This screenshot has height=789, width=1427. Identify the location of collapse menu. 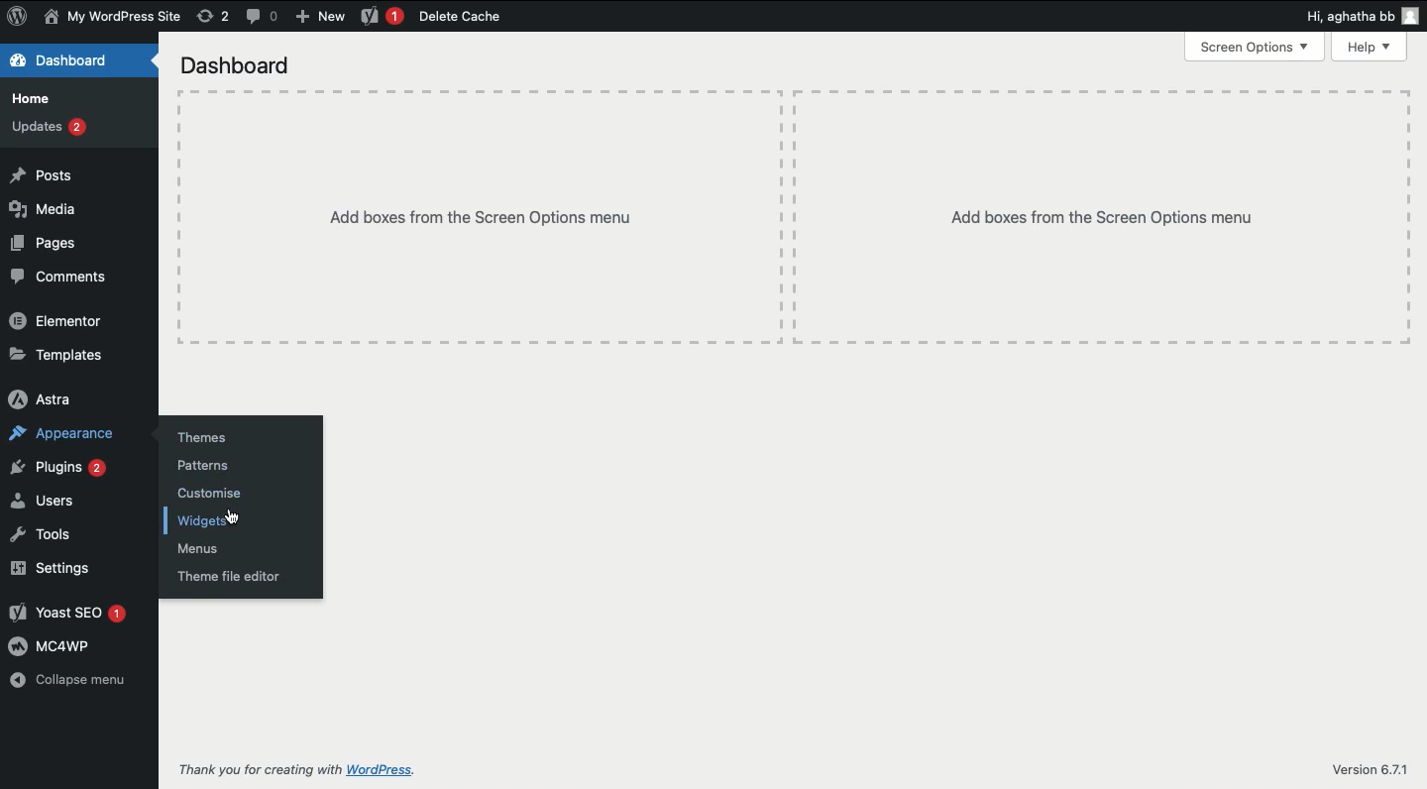
(77, 683).